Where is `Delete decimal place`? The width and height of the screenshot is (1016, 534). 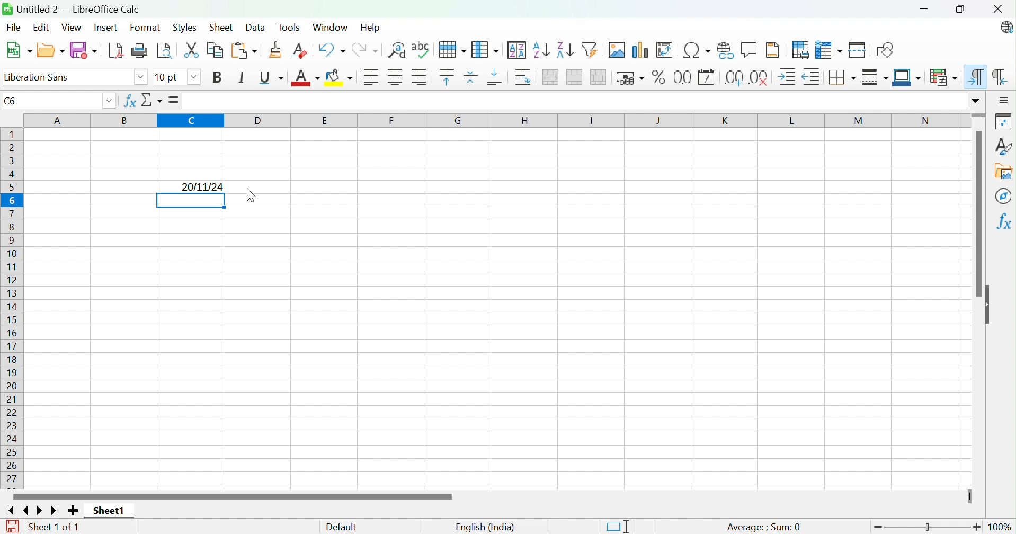
Delete decimal place is located at coordinates (760, 78).